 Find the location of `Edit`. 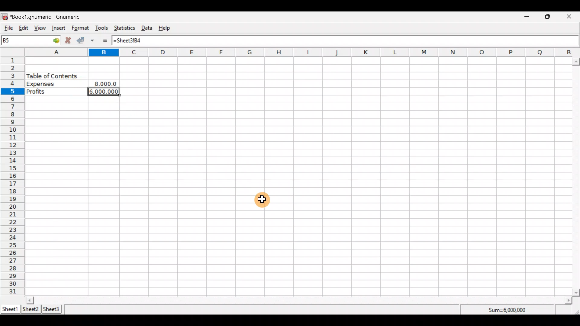

Edit is located at coordinates (24, 28).